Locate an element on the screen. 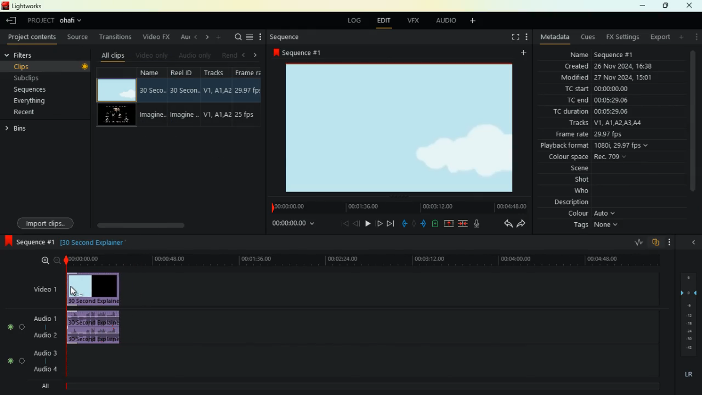 The height and width of the screenshot is (395, 702). export is located at coordinates (659, 38).